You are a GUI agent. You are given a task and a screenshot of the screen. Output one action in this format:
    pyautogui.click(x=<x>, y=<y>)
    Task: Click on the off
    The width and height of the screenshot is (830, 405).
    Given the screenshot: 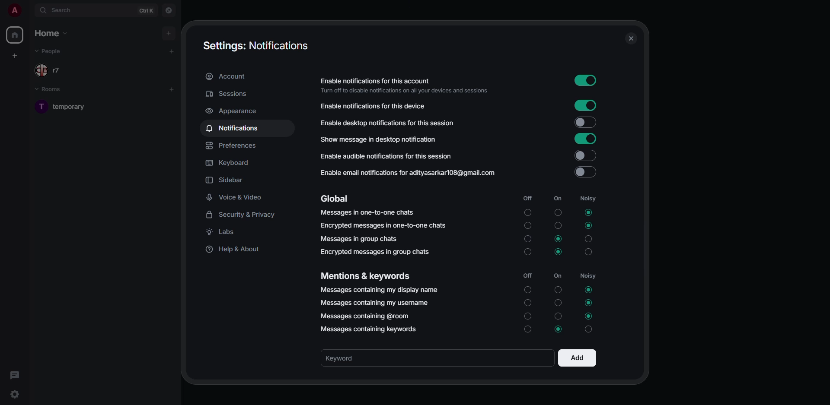 What is the action you would take?
    pyautogui.click(x=527, y=276)
    